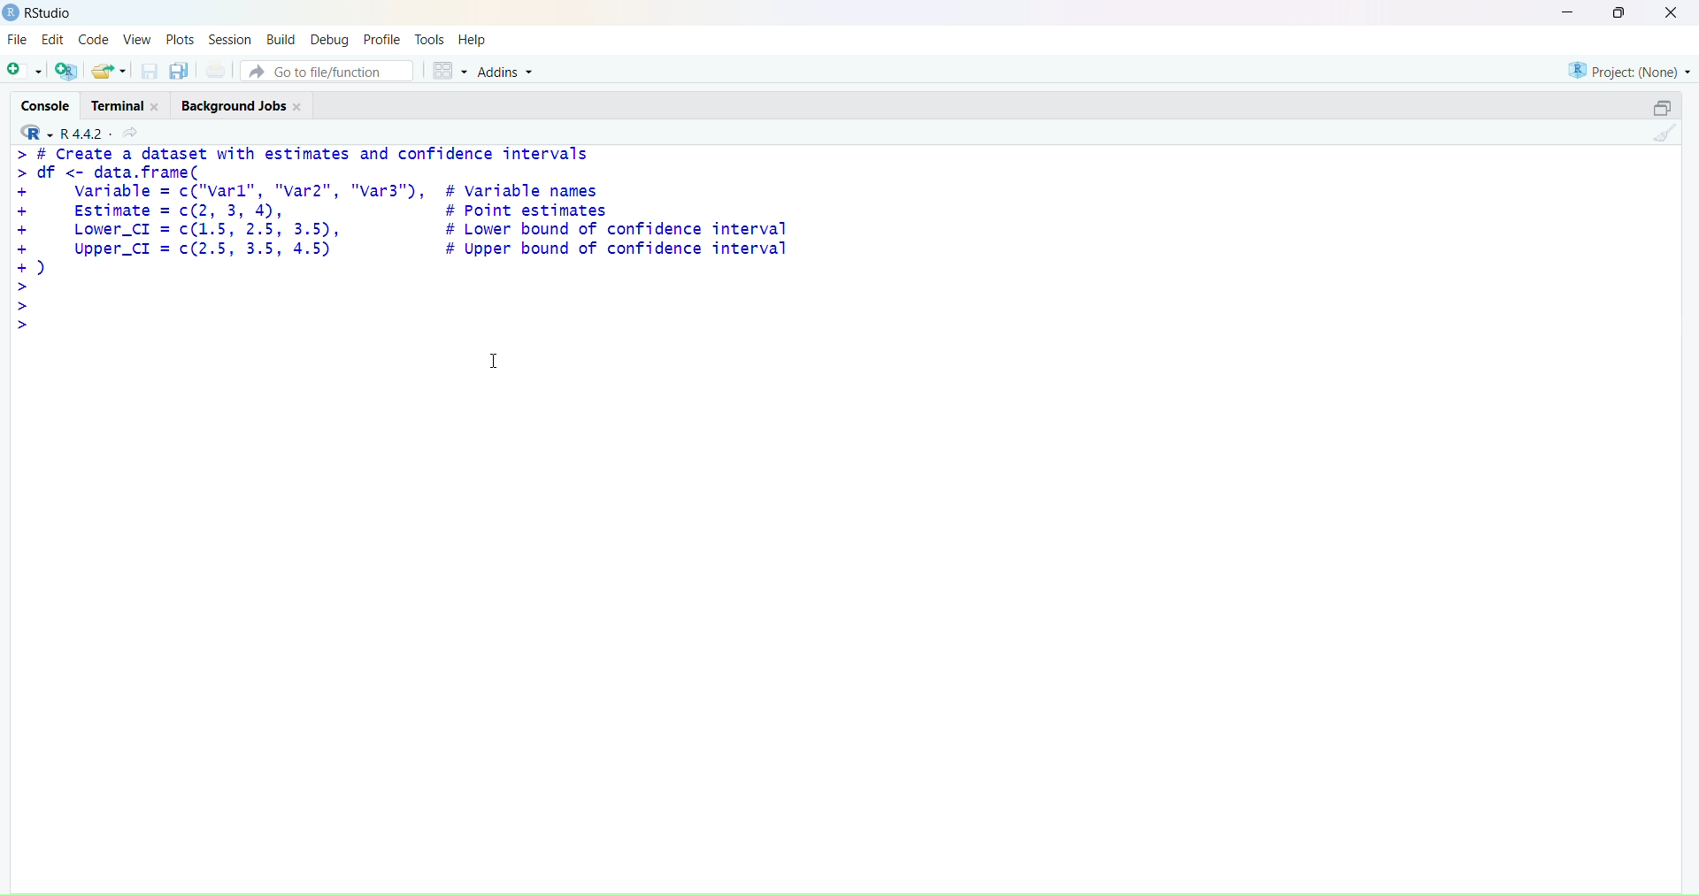 The height and width of the screenshot is (895, 1699). What do you see at coordinates (181, 40) in the screenshot?
I see `Plots` at bounding box center [181, 40].